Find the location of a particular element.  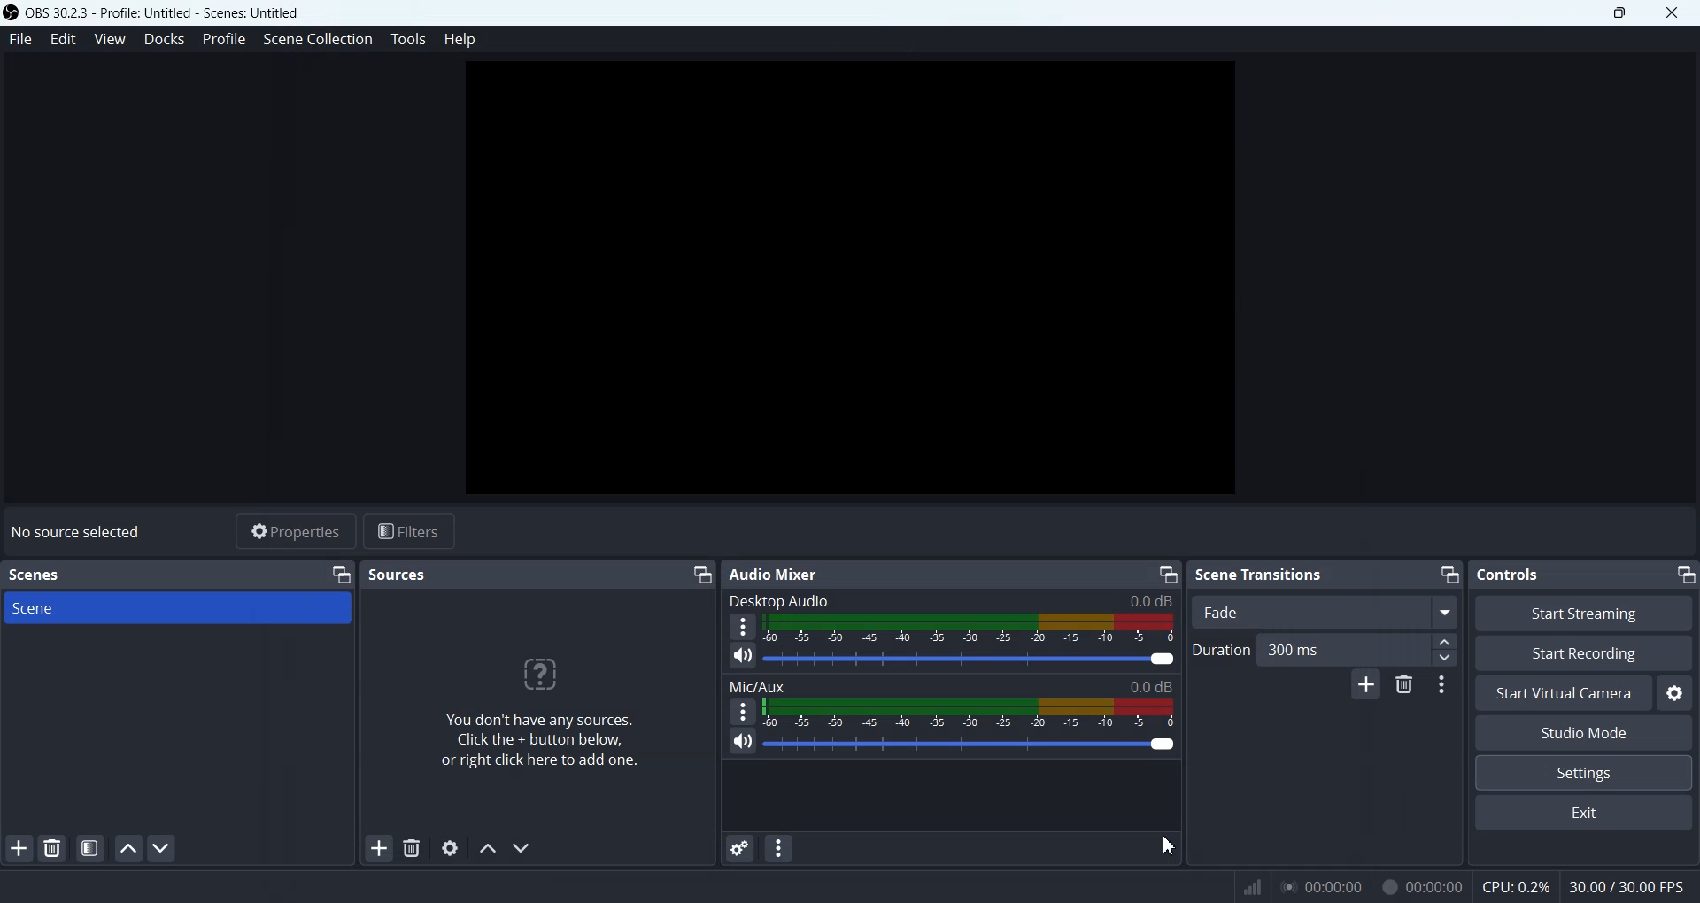

Studio Mode is located at coordinates (1582, 733).